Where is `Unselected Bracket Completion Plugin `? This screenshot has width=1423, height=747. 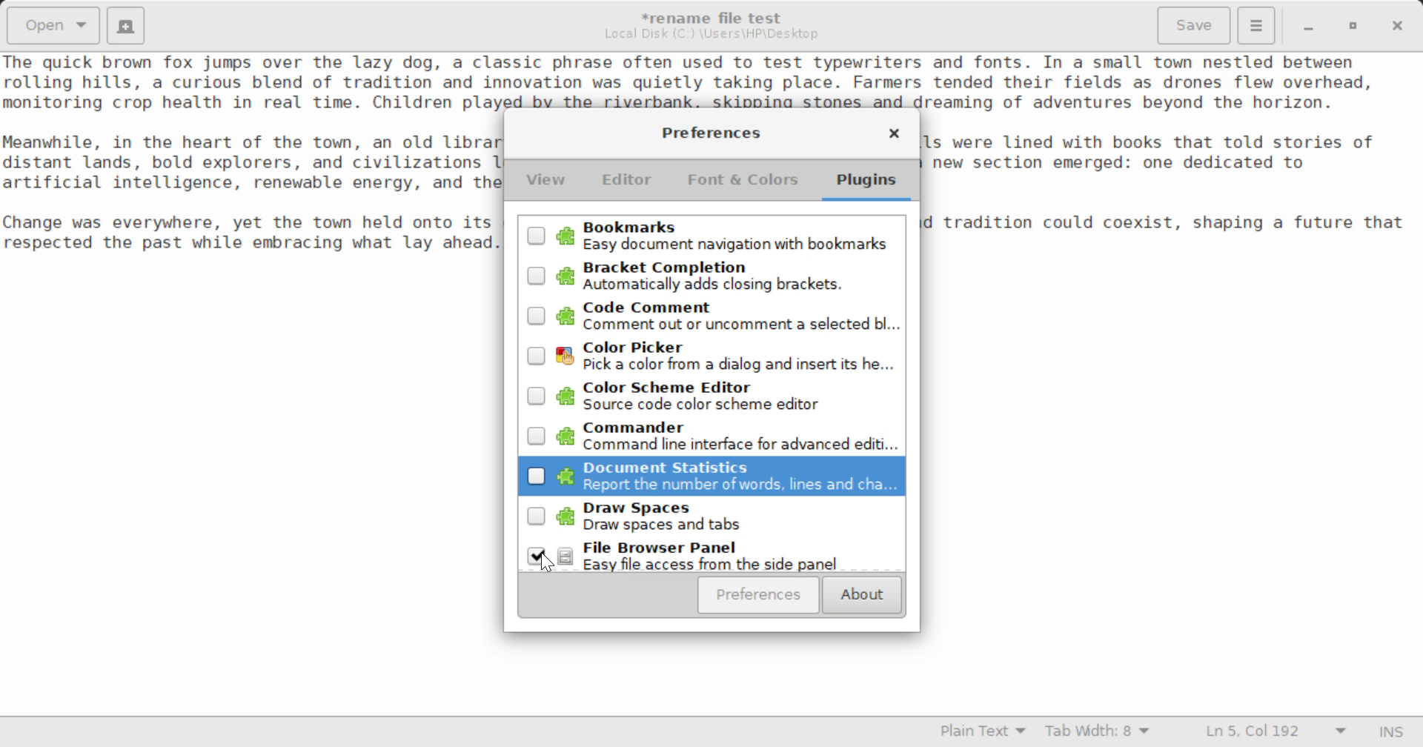
Unselected Bracket Completion Plugin  is located at coordinates (712, 277).